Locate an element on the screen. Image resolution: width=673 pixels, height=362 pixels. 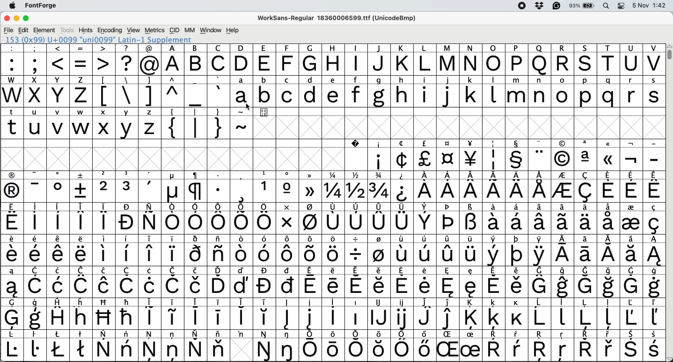
symbol is located at coordinates (287, 313).